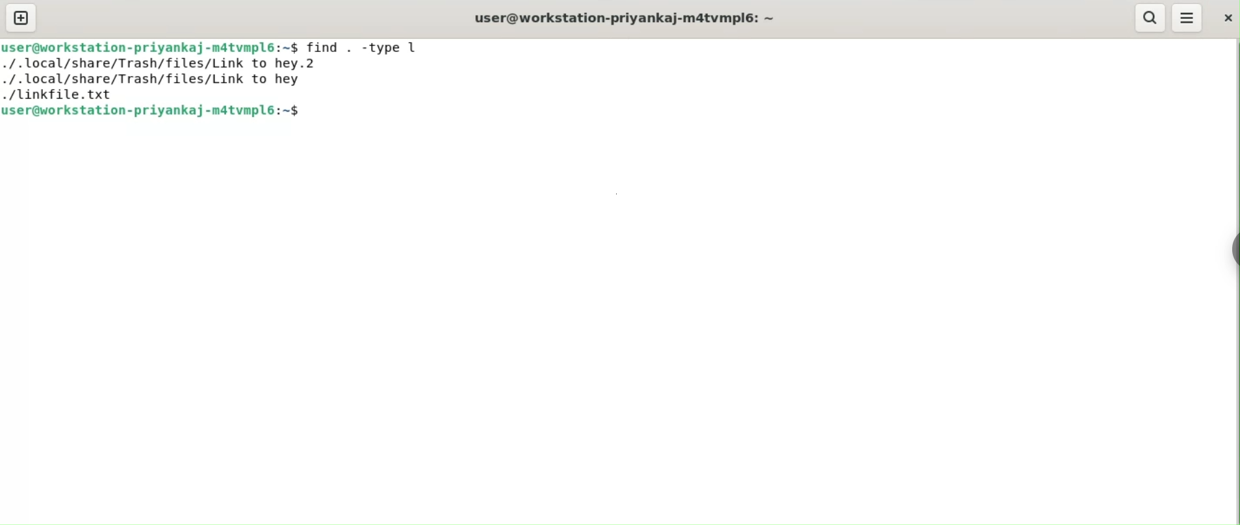 This screenshot has height=525, width=1240. I want to click on  user@workstation-priyankaj-m4tvmpl6: ~, so click(628, 16).